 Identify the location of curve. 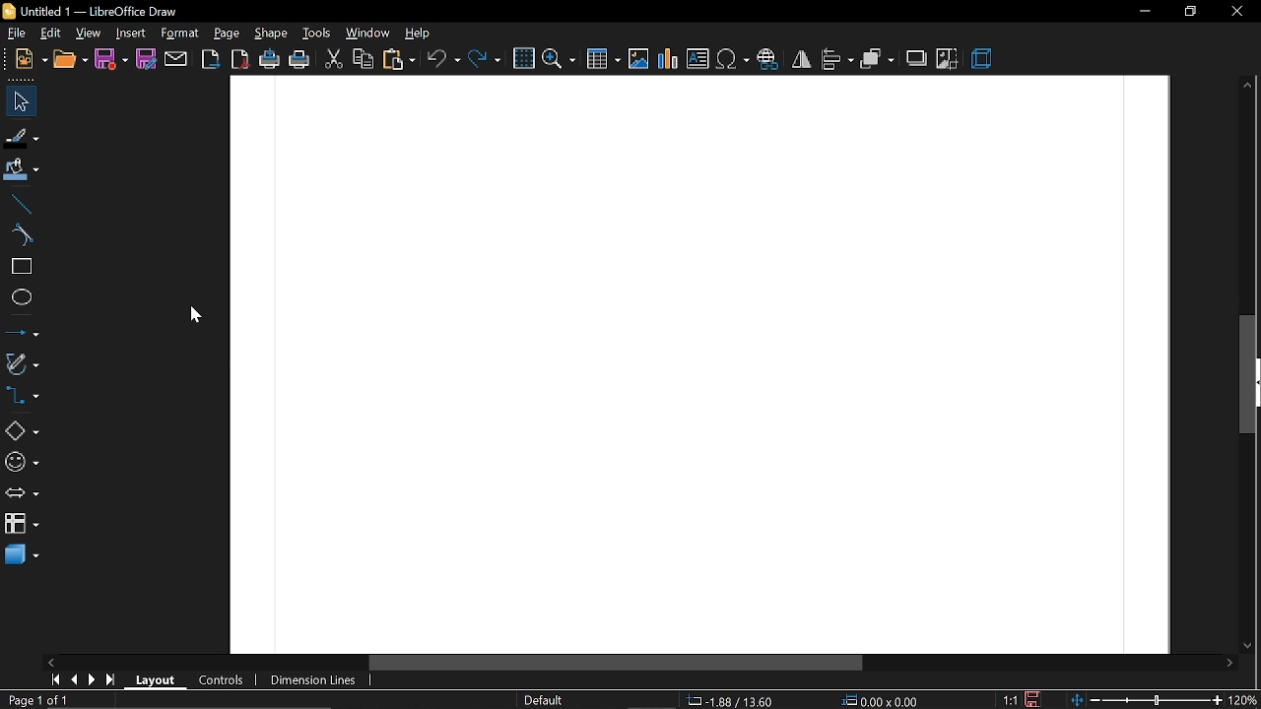
(17, 235).